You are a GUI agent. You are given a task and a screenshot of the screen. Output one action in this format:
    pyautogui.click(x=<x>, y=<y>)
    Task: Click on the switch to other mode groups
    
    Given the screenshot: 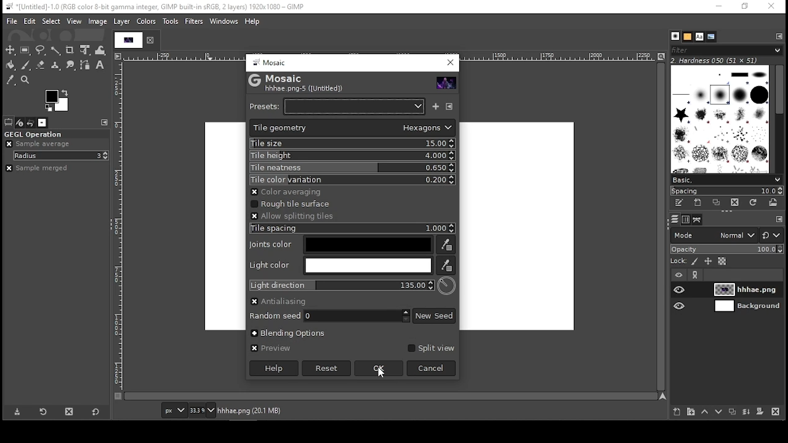 What is the action you would take?
    pyautogui.click(x=772, y=236)
    